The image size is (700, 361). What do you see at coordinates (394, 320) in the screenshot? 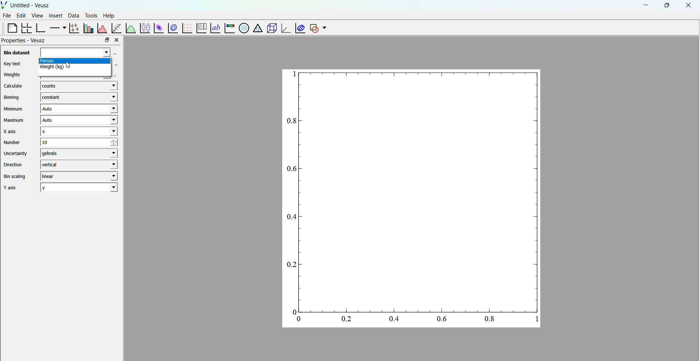
I see `0.4` at bounding box center [394, 320].